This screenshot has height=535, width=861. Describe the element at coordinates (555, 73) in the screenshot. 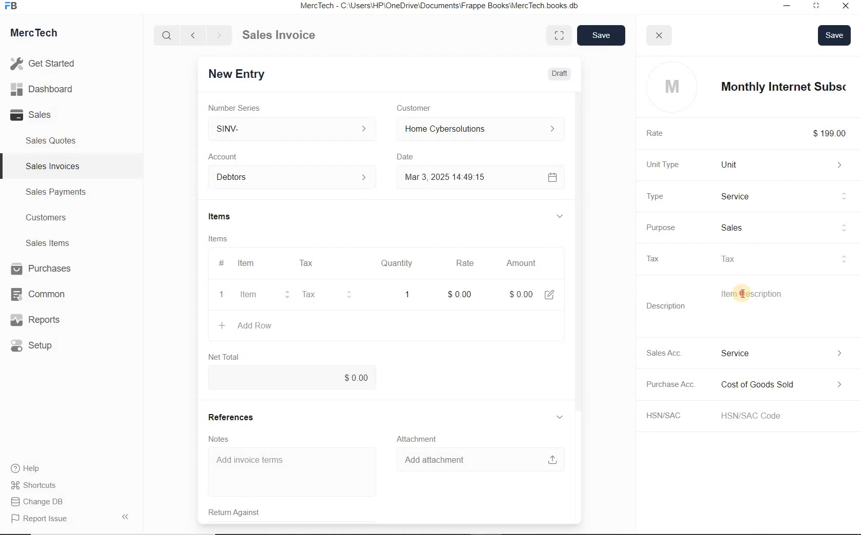

I see `Draft` at that location.